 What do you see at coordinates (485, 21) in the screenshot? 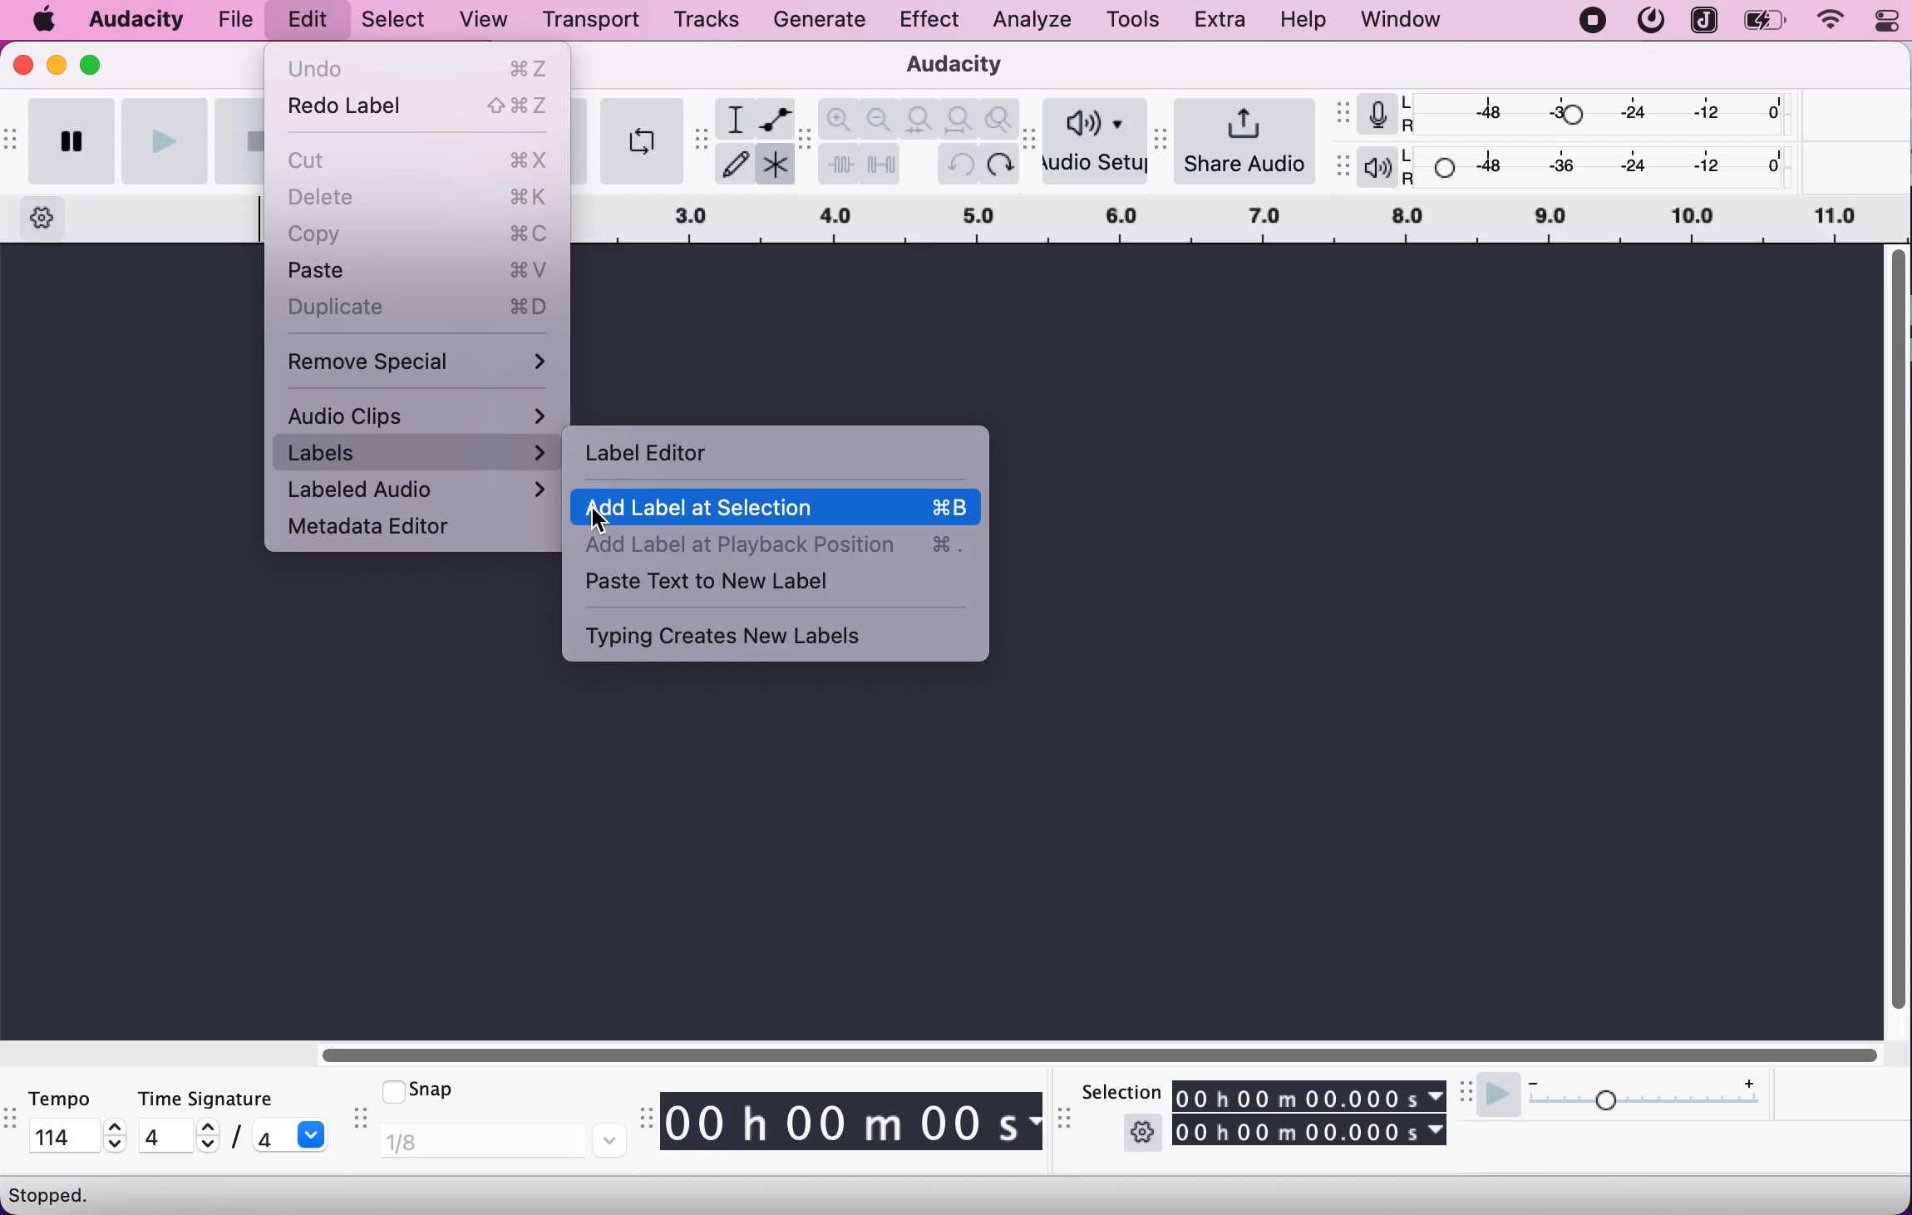
I see `view` at bounding box center [485, 21].